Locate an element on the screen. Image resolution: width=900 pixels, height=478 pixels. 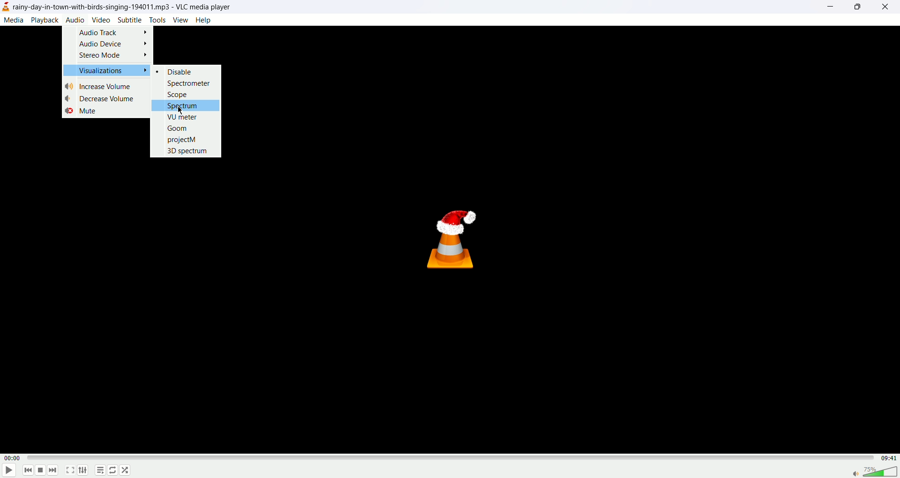
tools is located at coordinates (157, 20).